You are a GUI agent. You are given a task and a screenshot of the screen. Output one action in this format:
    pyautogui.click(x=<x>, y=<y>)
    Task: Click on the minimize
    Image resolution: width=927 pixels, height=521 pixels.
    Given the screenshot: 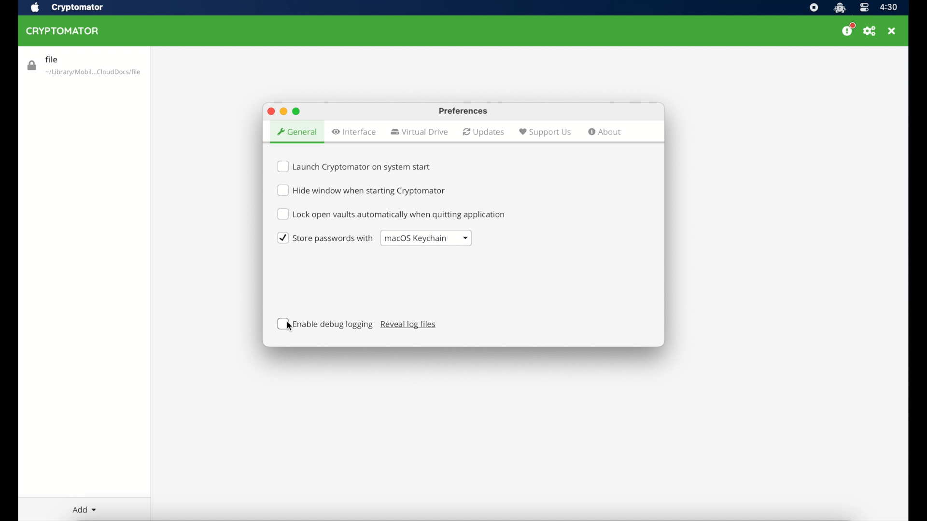 What is the action you would take?
    pyautogui.click(x=283, y=111)
    